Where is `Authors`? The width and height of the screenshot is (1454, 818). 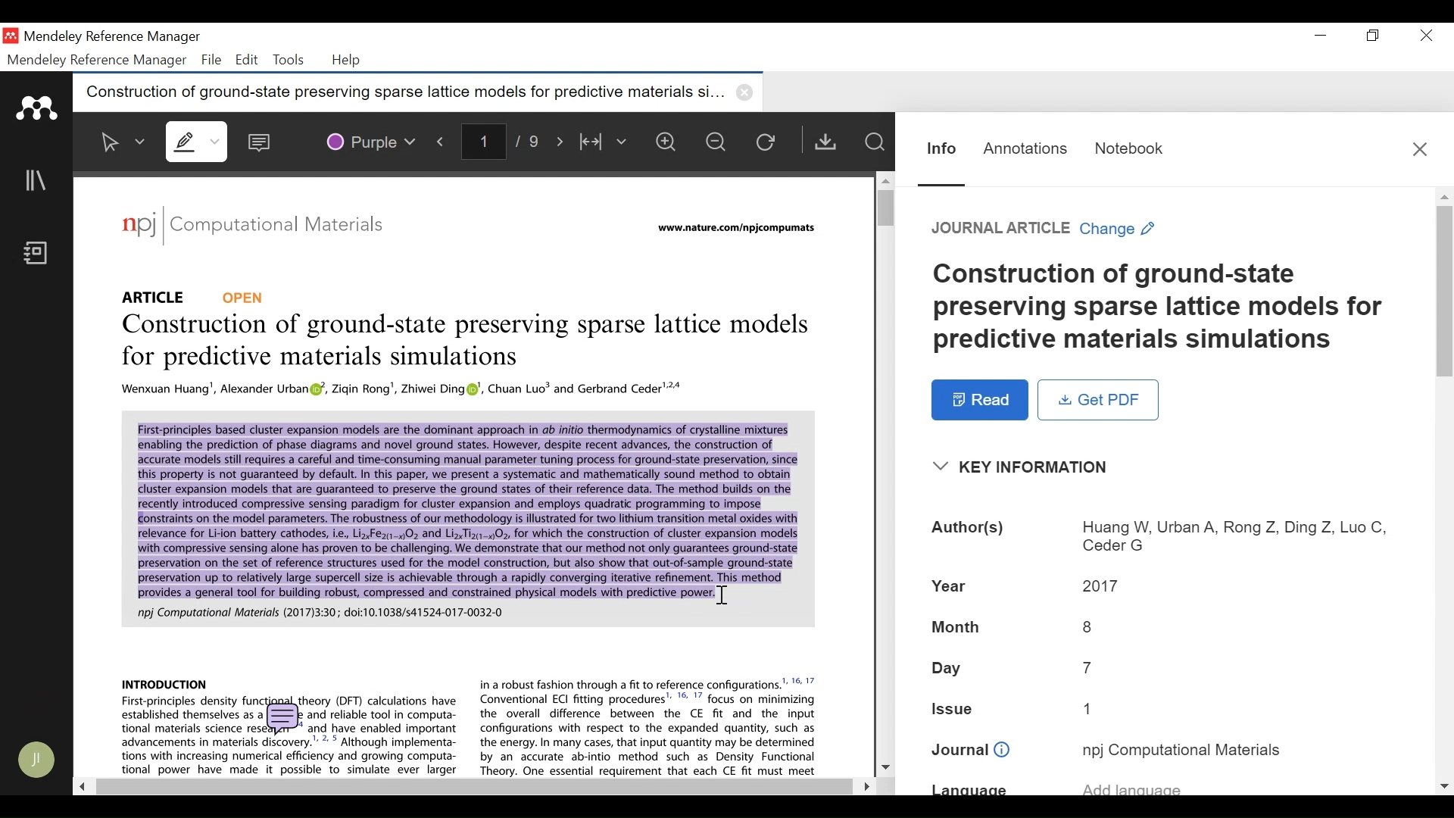
Authors is located at coordinates (1233, 538).